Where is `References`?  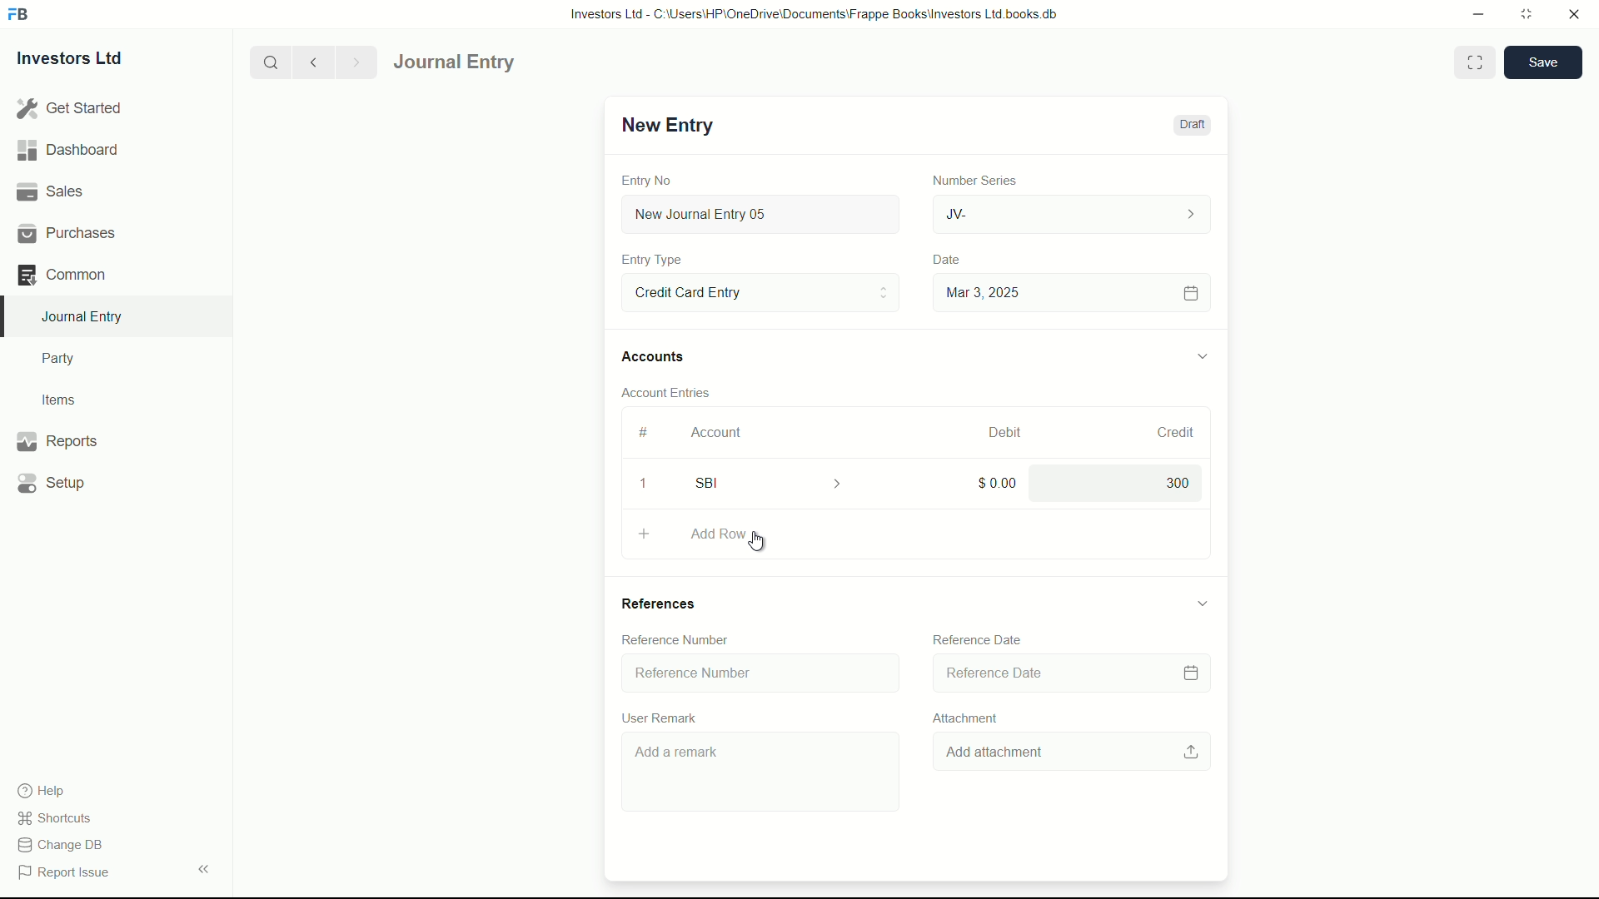 References is located at coordinates (666, 603).